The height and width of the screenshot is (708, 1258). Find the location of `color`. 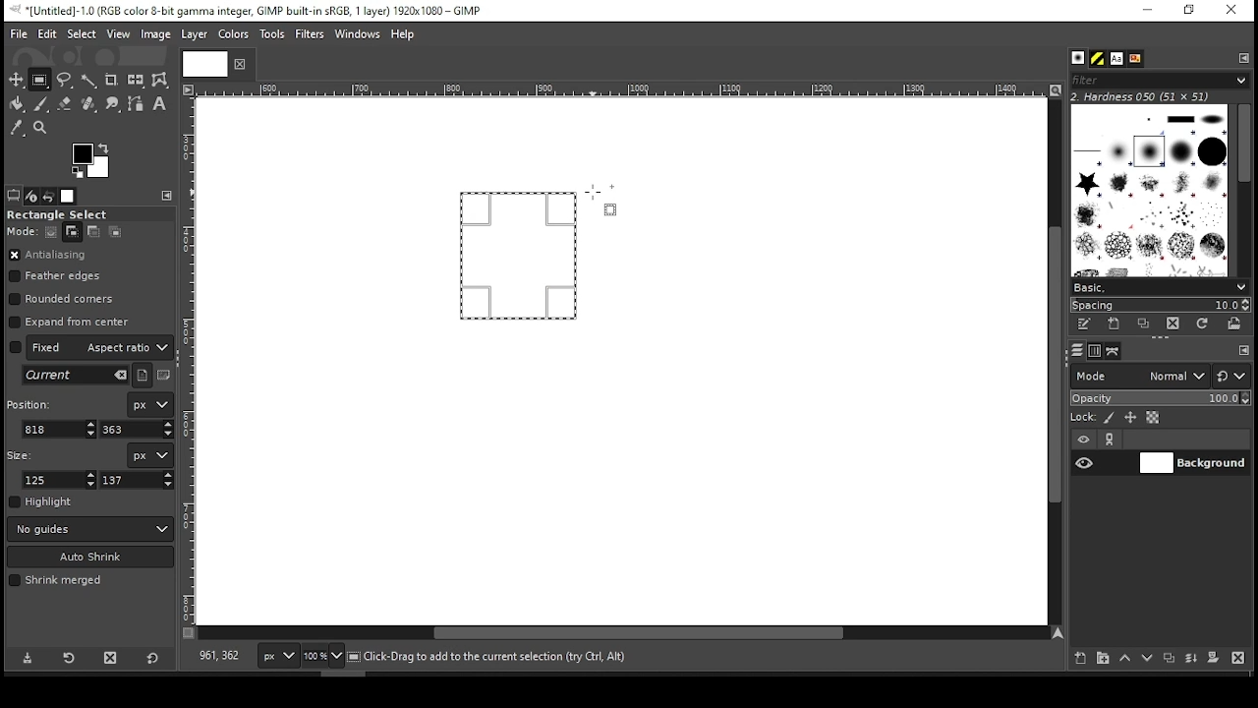

color is located at coordinates (234, 33).